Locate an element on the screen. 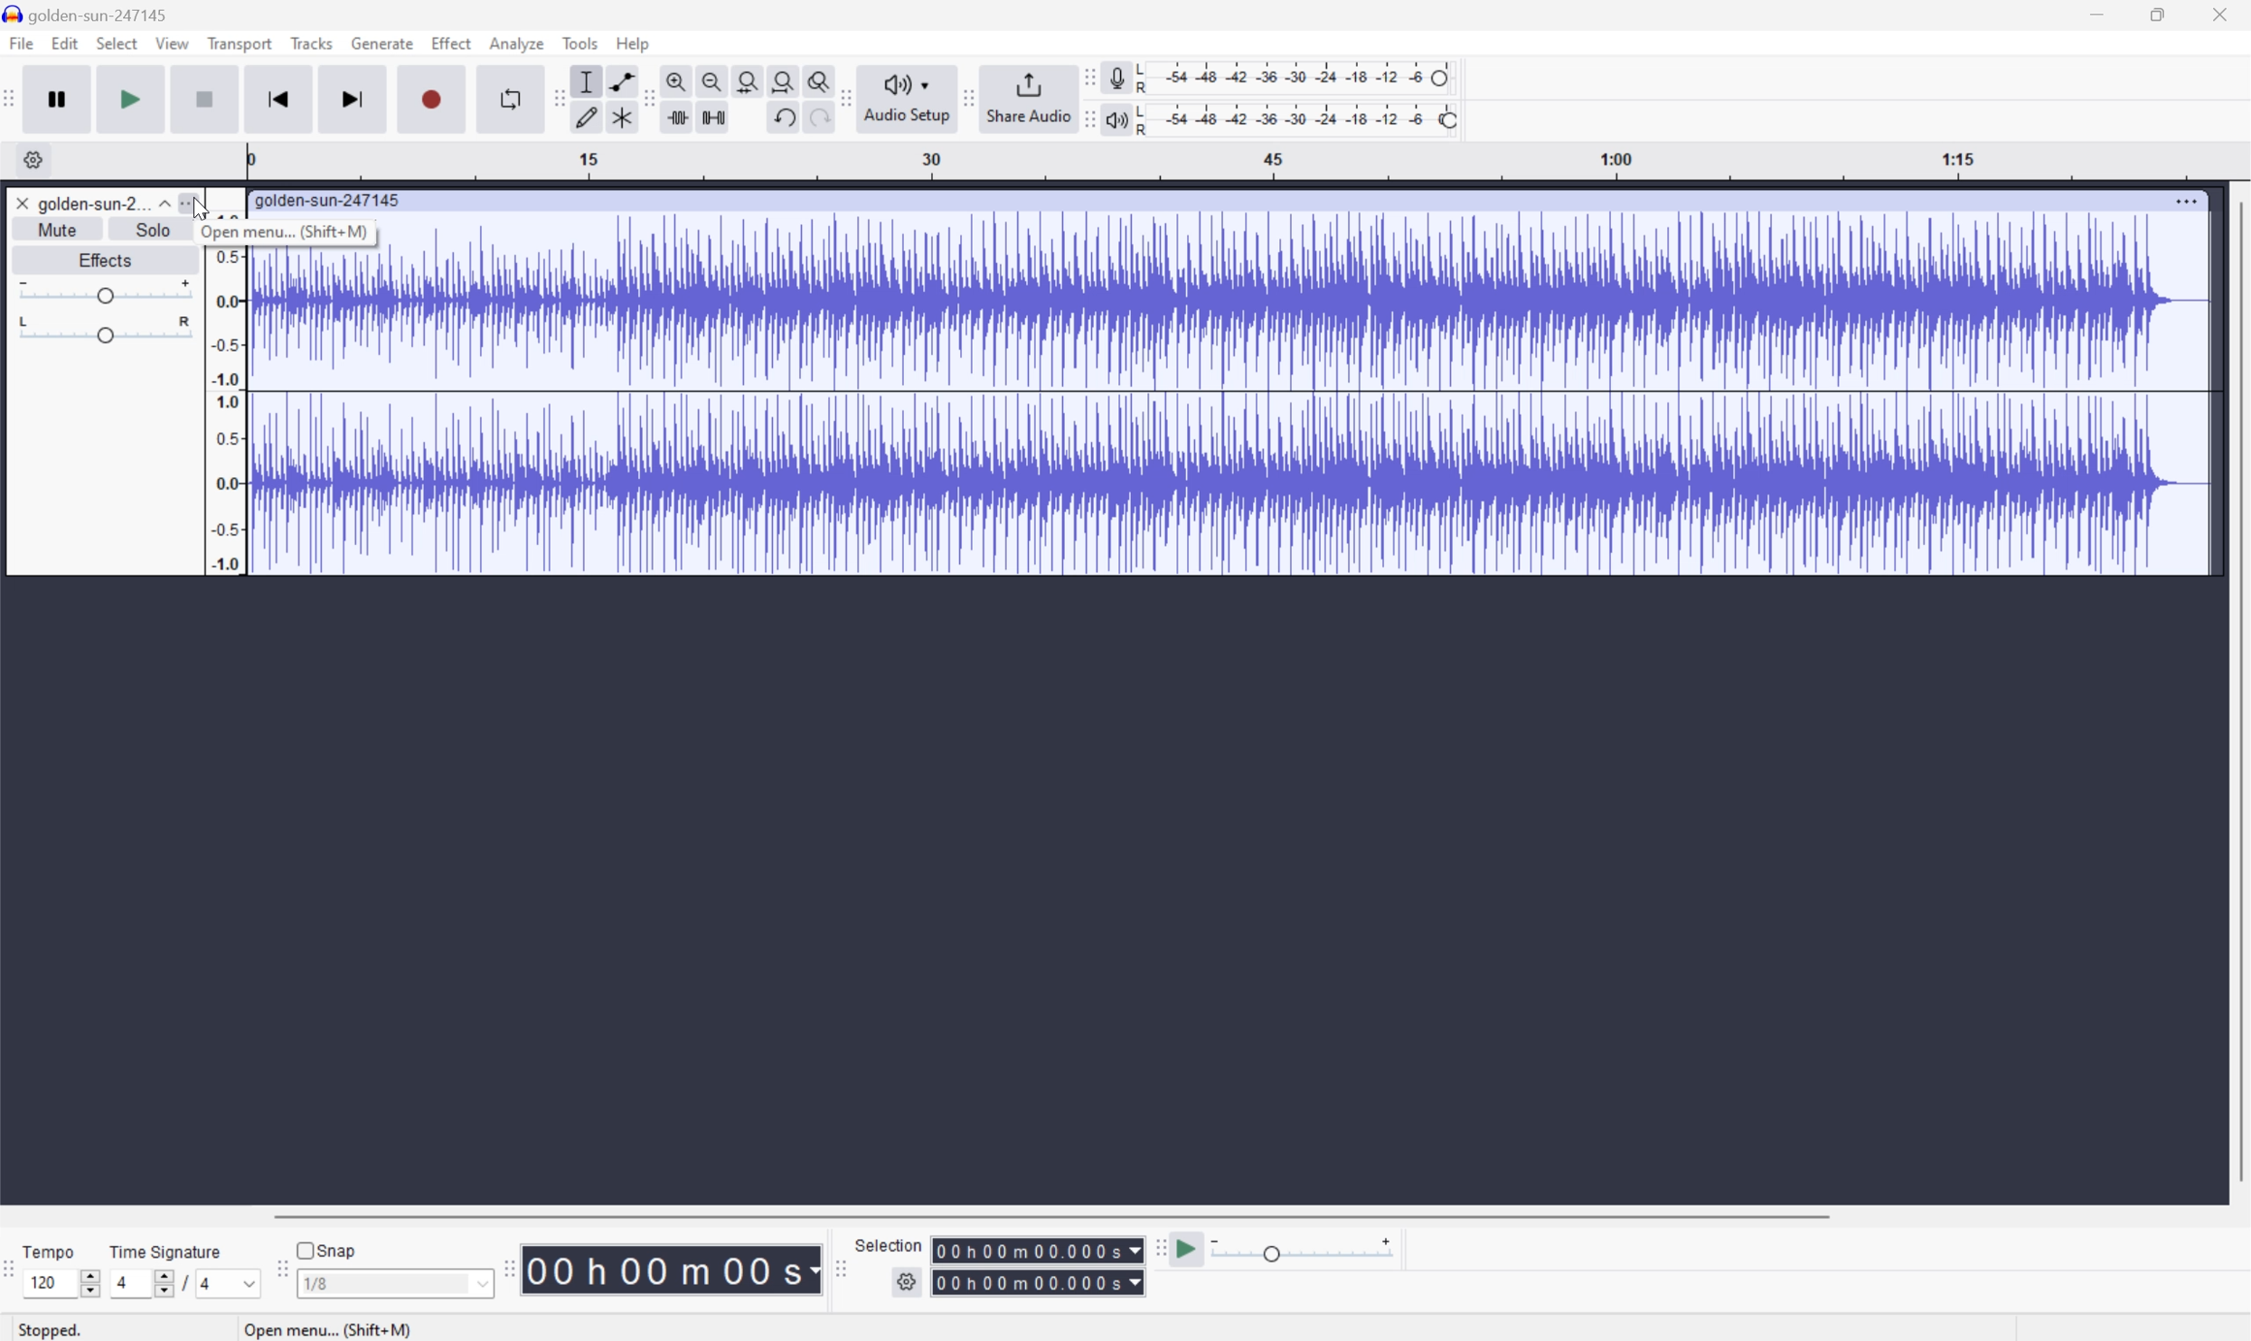 This screenshot has height=1341, width=2251. Generate is located at coordinates (384, 44).